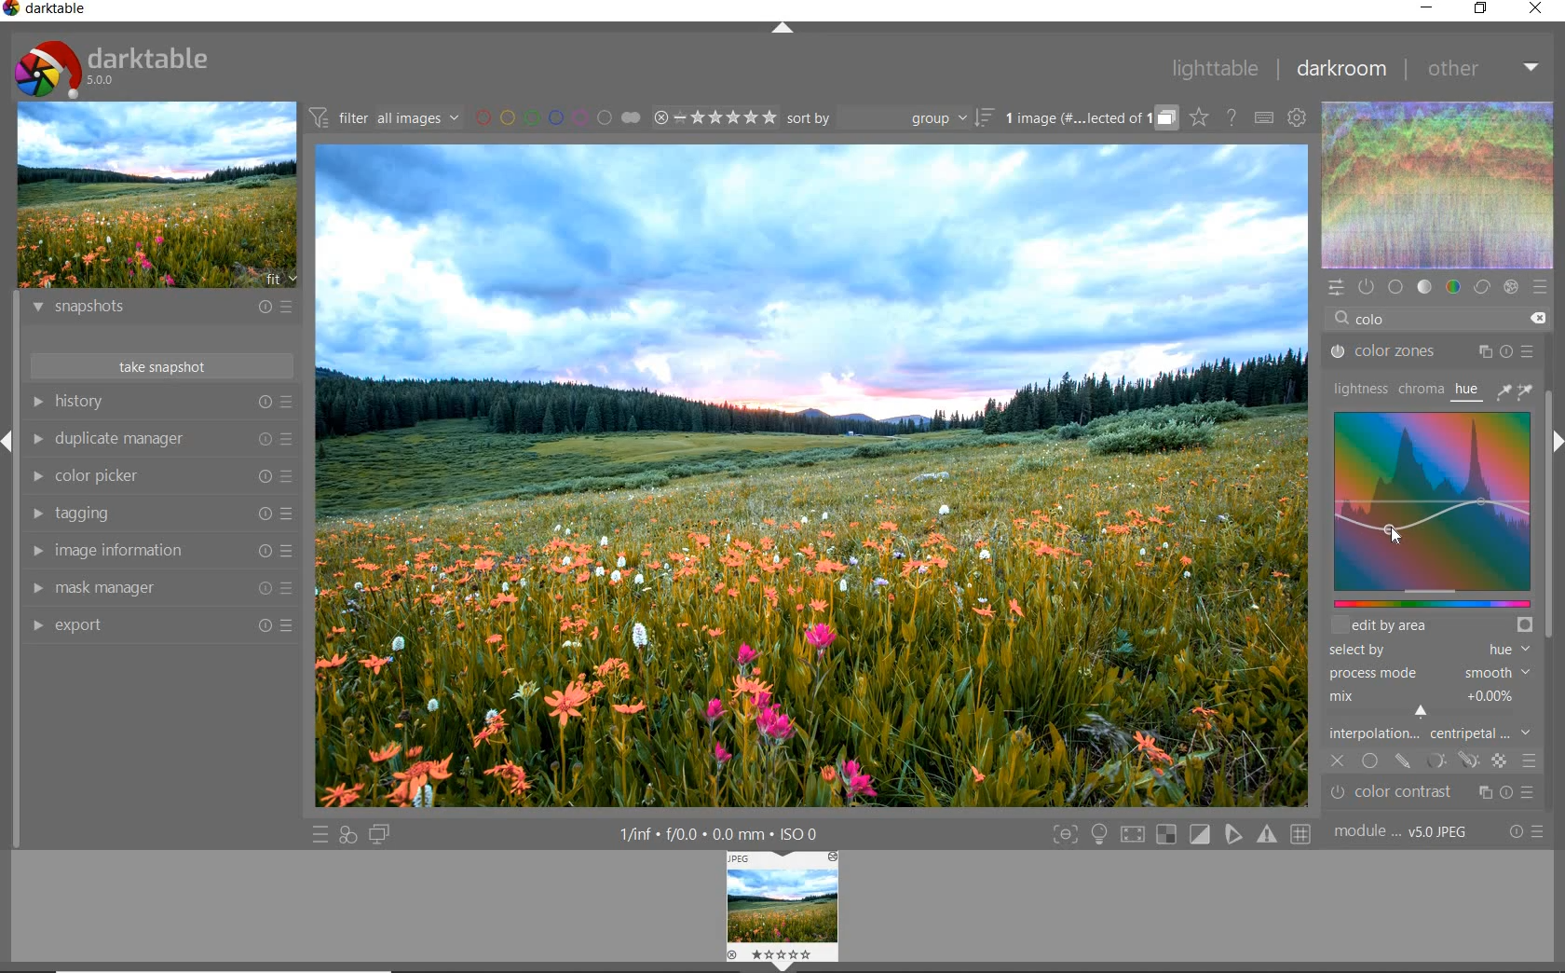 Image resolution: width=1565 pixels, height=973 pixels. Describe the element at coordinates (1262, 118) in the screenshot. I see `set keyboard shortcuts` at that location.